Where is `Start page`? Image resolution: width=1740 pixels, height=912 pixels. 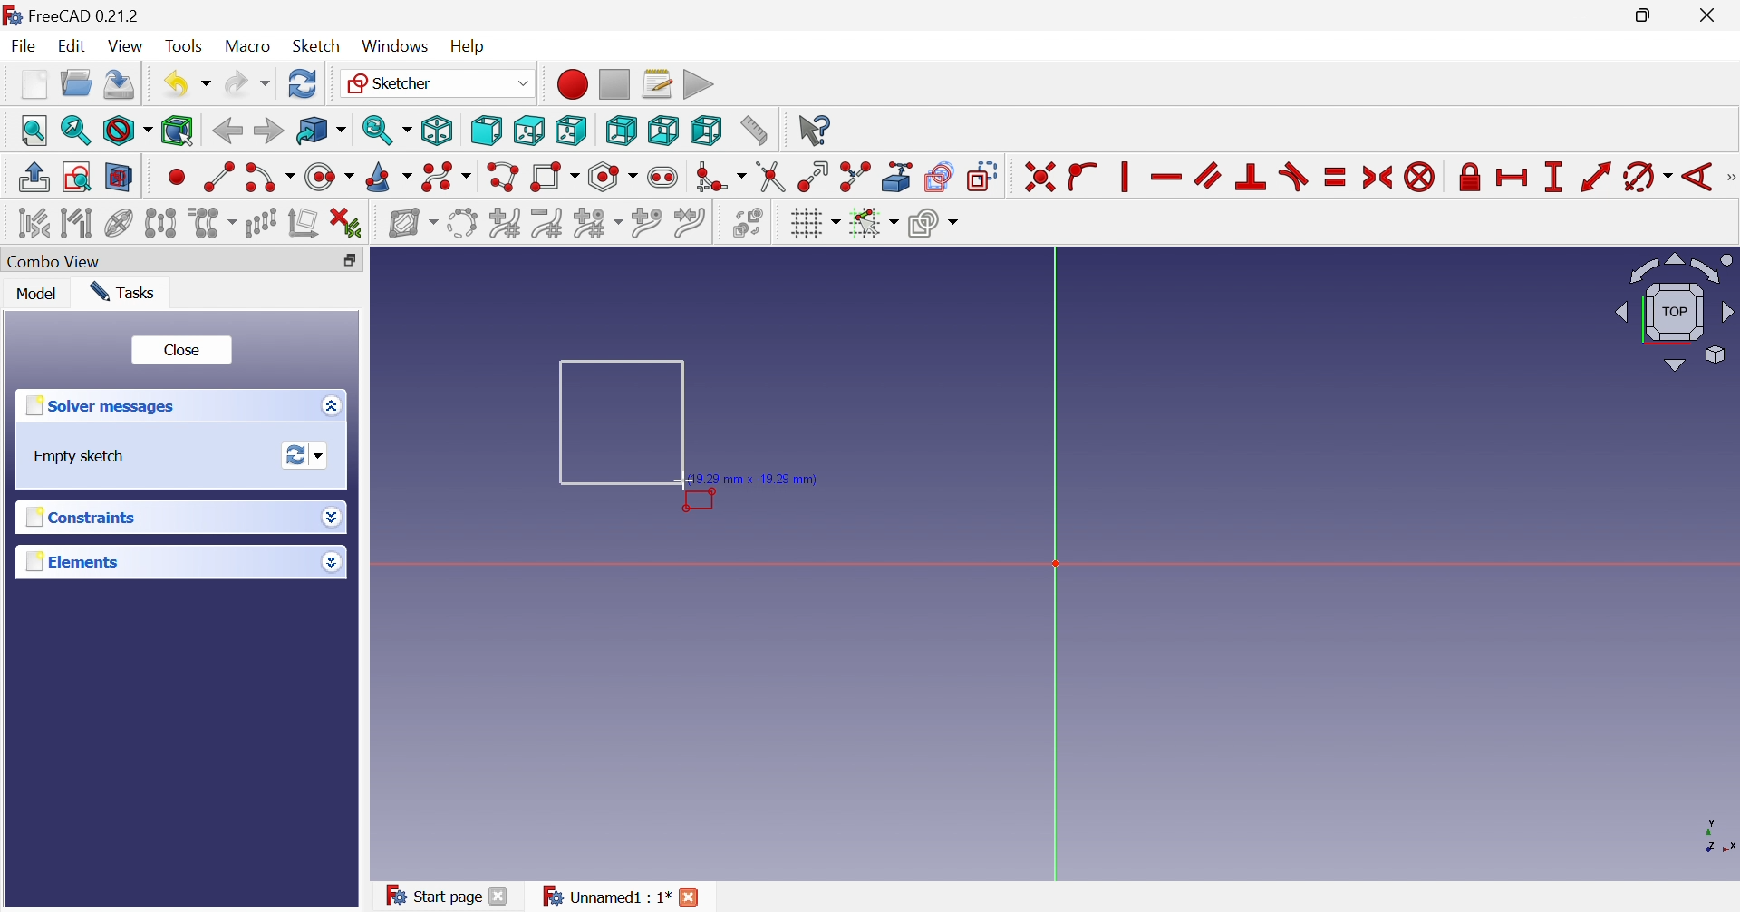 Start page is located at coordinates (432, 894).